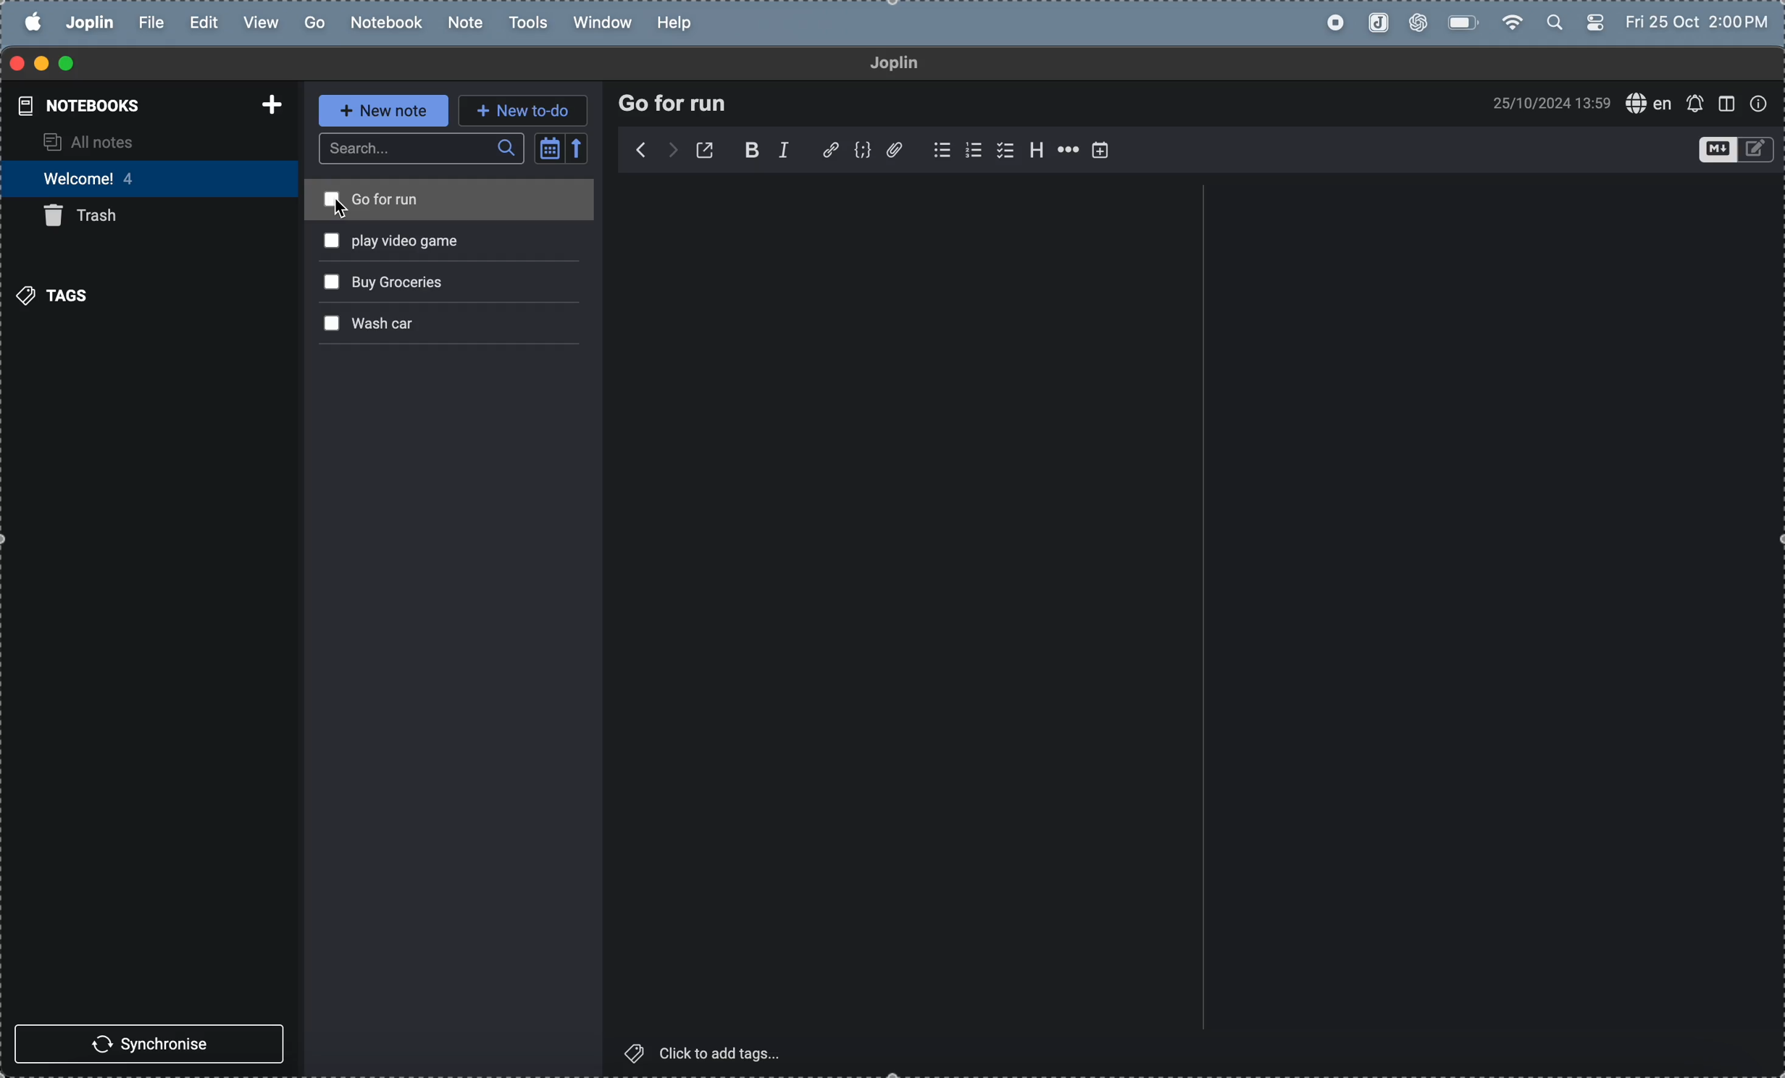 This screenshot has height=1078, width=1785. What do you see at coordinates (1697, 103) in the screenshot?
I see `create alert` at bounding box center [1697, 103].